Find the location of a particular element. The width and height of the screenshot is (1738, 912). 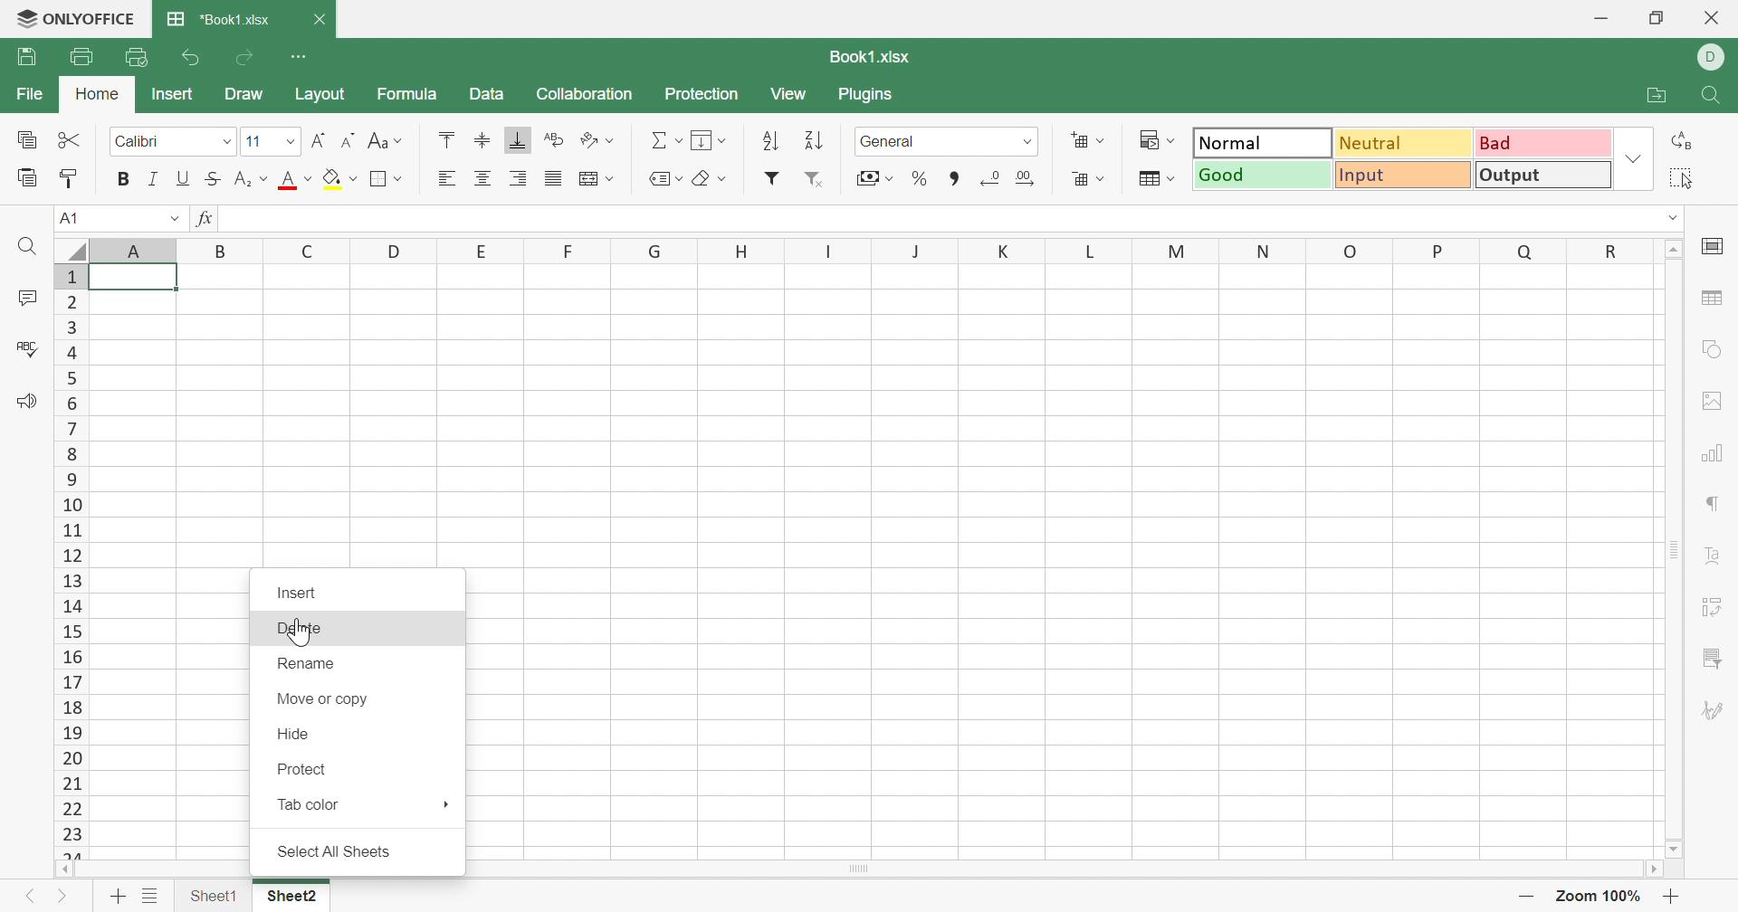

Hide is located at coordinates (294, 732).